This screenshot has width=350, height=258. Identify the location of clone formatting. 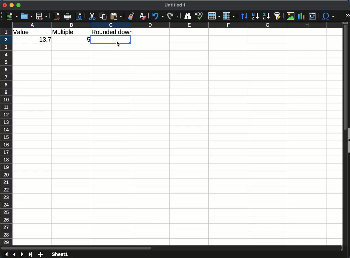
(131, 16).